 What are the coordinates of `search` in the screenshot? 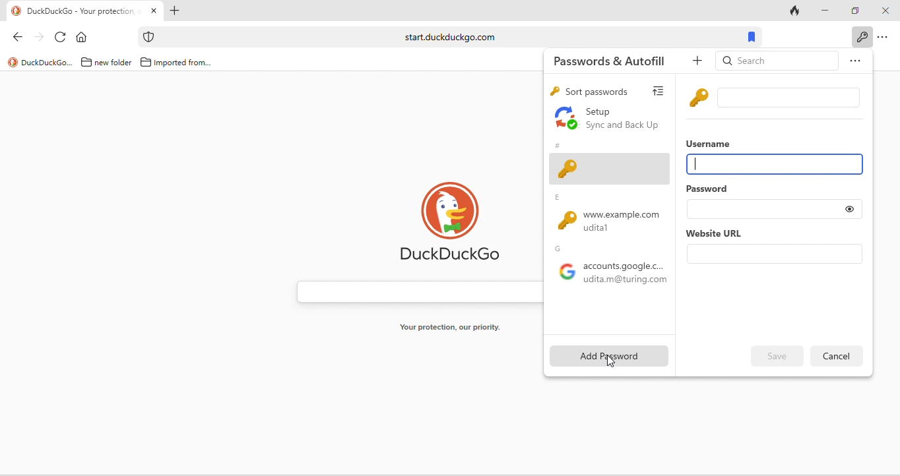 It's located at (777, 62).